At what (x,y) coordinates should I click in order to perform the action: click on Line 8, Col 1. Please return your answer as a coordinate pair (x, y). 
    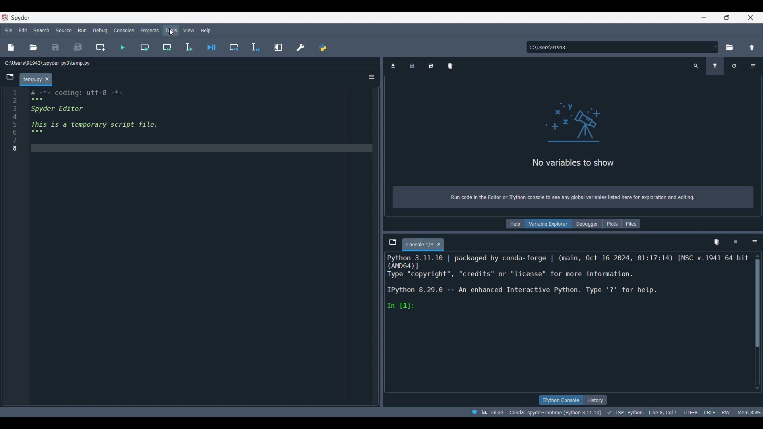
    Looking at the image, I should click on (662, 412).